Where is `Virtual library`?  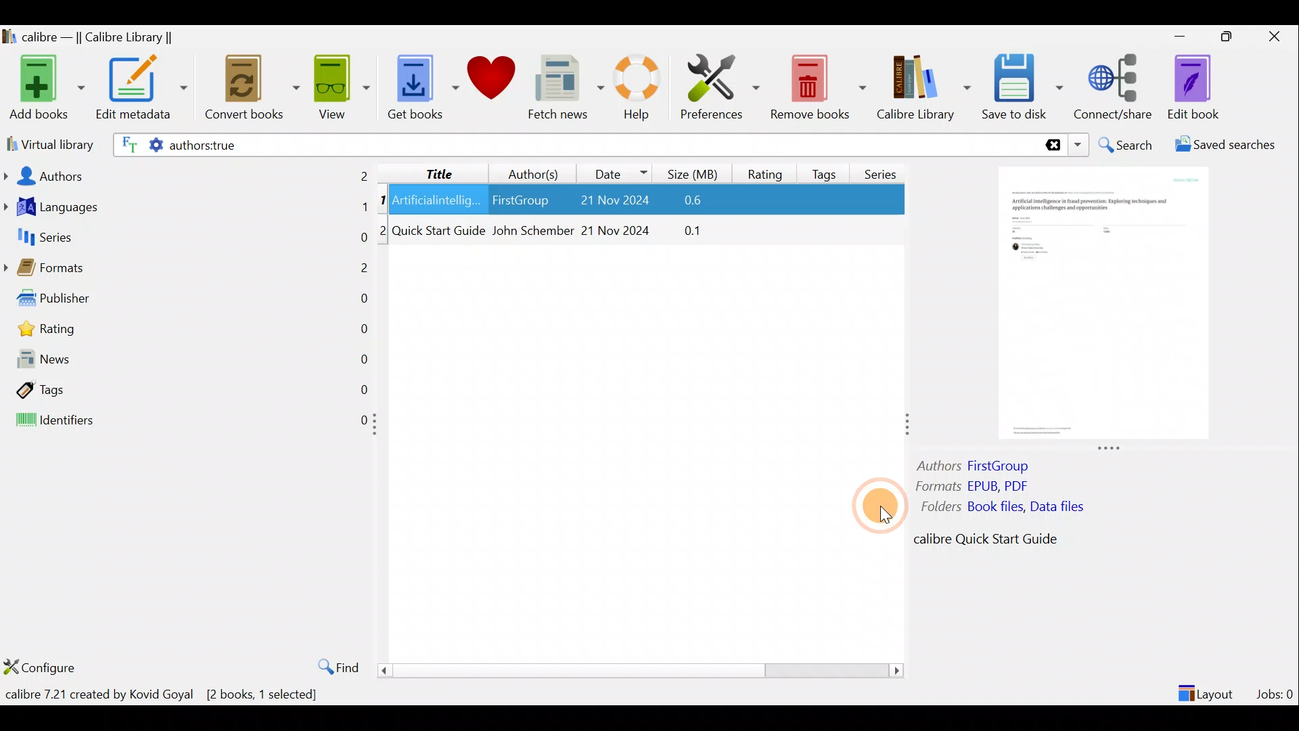
Virtual library is located at coordinates (47, 143).